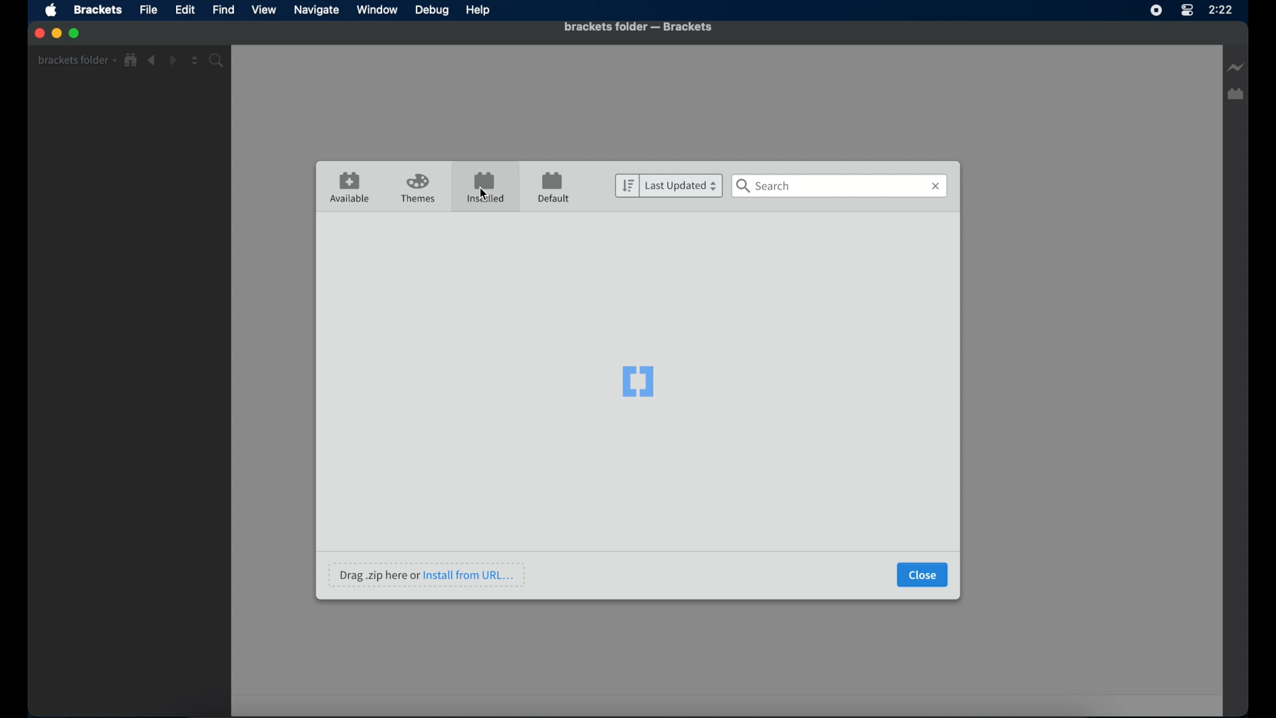 Image resolution: width=1276 pixels, height=718 pixels. I want to click on edit, so click(185, 10).